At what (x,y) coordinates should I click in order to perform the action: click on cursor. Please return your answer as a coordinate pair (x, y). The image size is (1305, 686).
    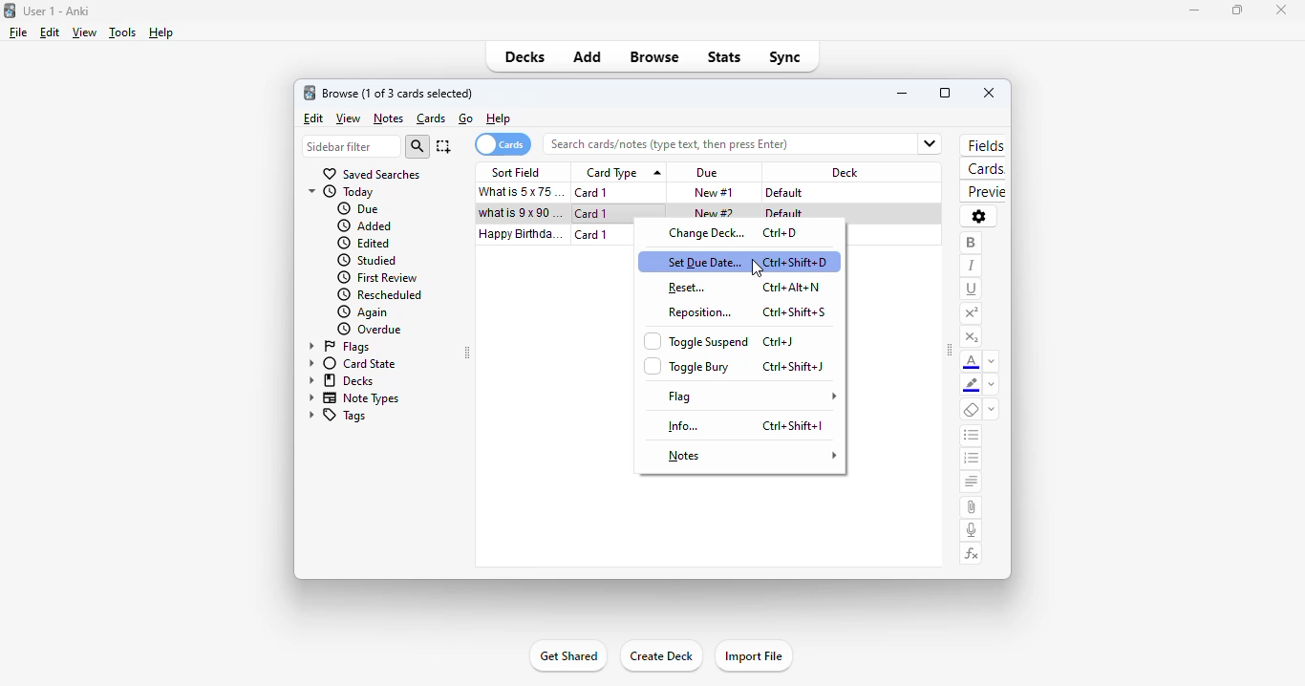
    Looking at the image, I should click on (757, 268).